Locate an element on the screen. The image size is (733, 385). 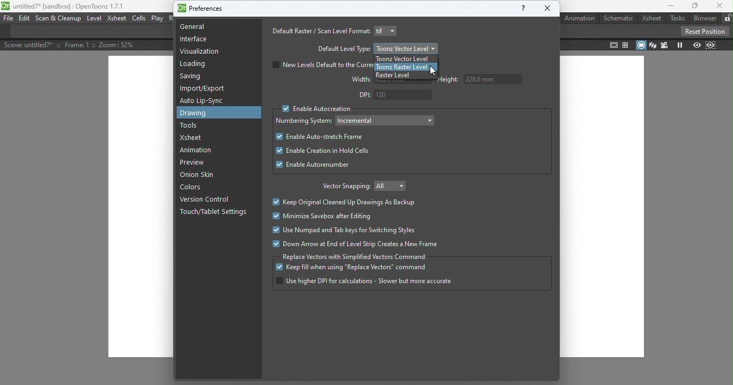
File name is located at coordinates (70, 6).